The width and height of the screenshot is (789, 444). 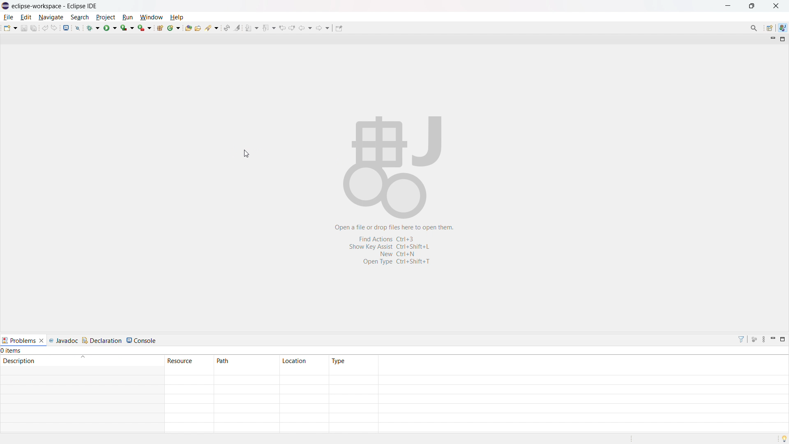 What do you see at coordinates (103, 341) in the screenshot?
I see `declaration` at bounding box center [103, 341].